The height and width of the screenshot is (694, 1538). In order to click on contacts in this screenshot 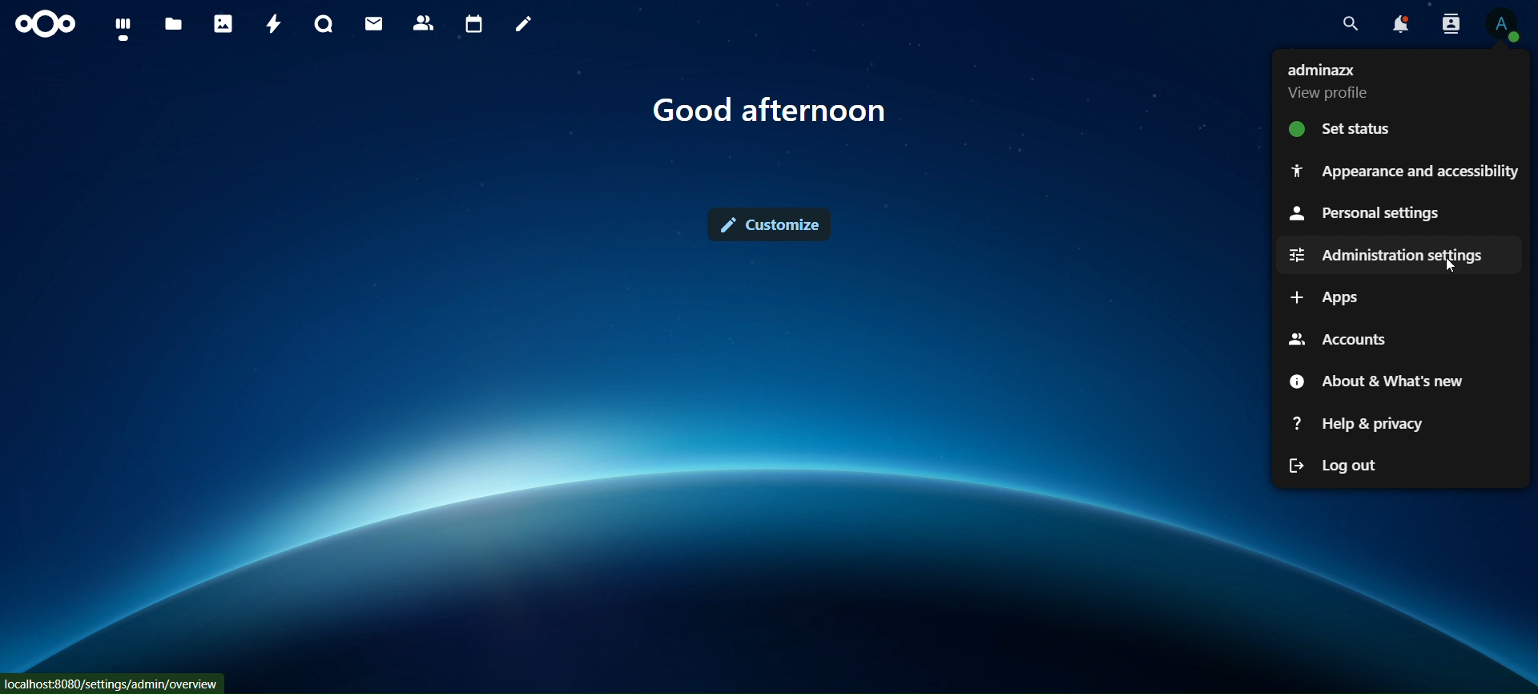, I will do `click(424, 22)`.